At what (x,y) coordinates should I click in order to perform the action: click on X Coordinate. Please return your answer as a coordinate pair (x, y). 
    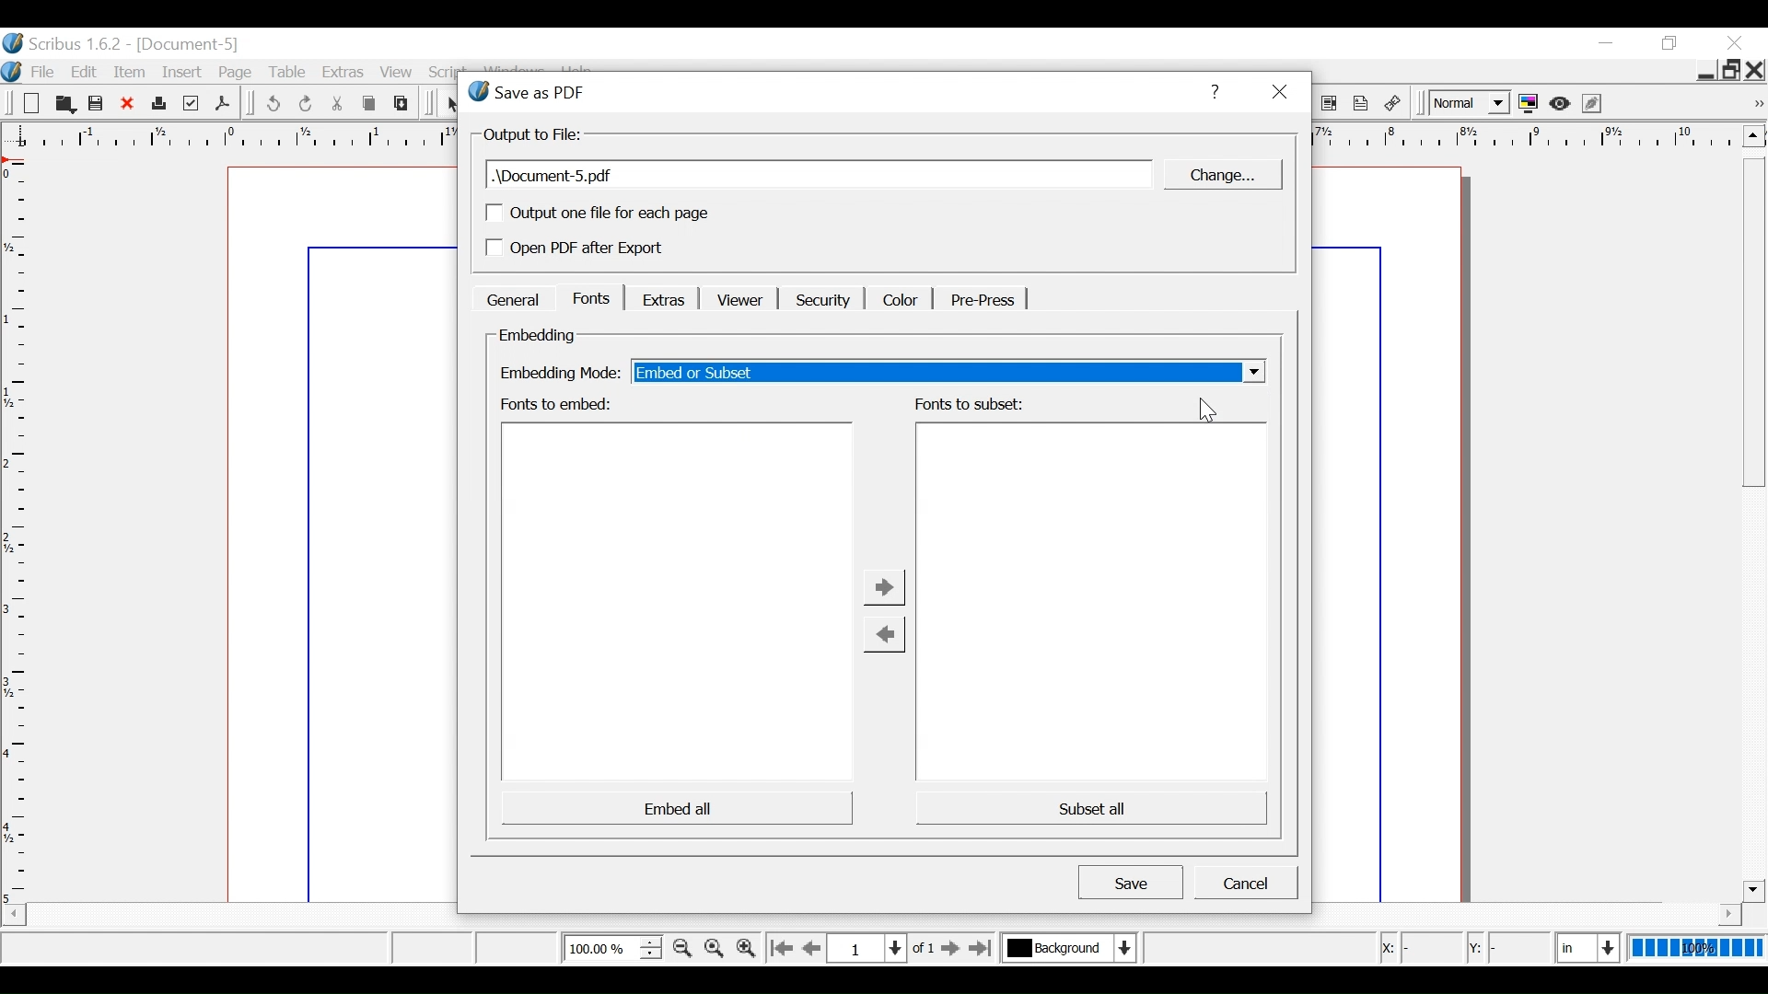
    Looking at the image, I should click on (1418, 948).